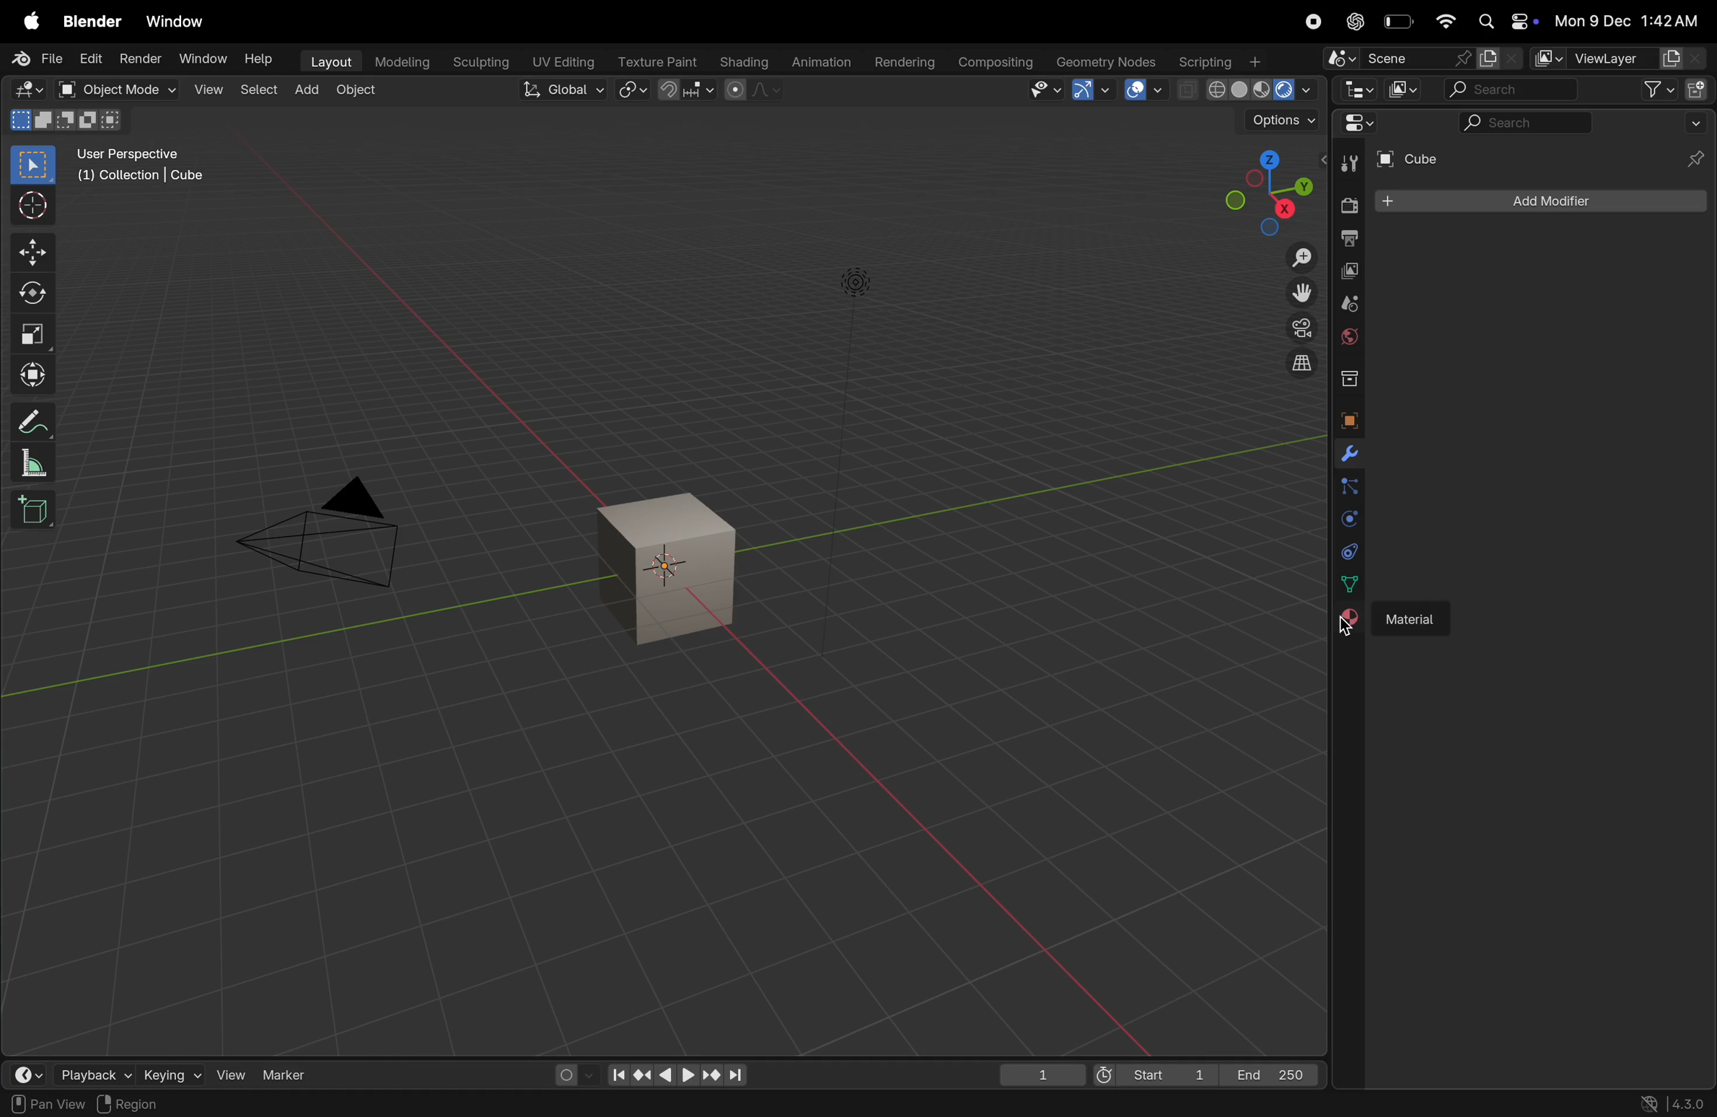 The height and width of the screenshot is (1117, 1717). What do you see at coordinates (359, 92) in the screenshot?
I see `object mode` at bounding box center [359, 92].